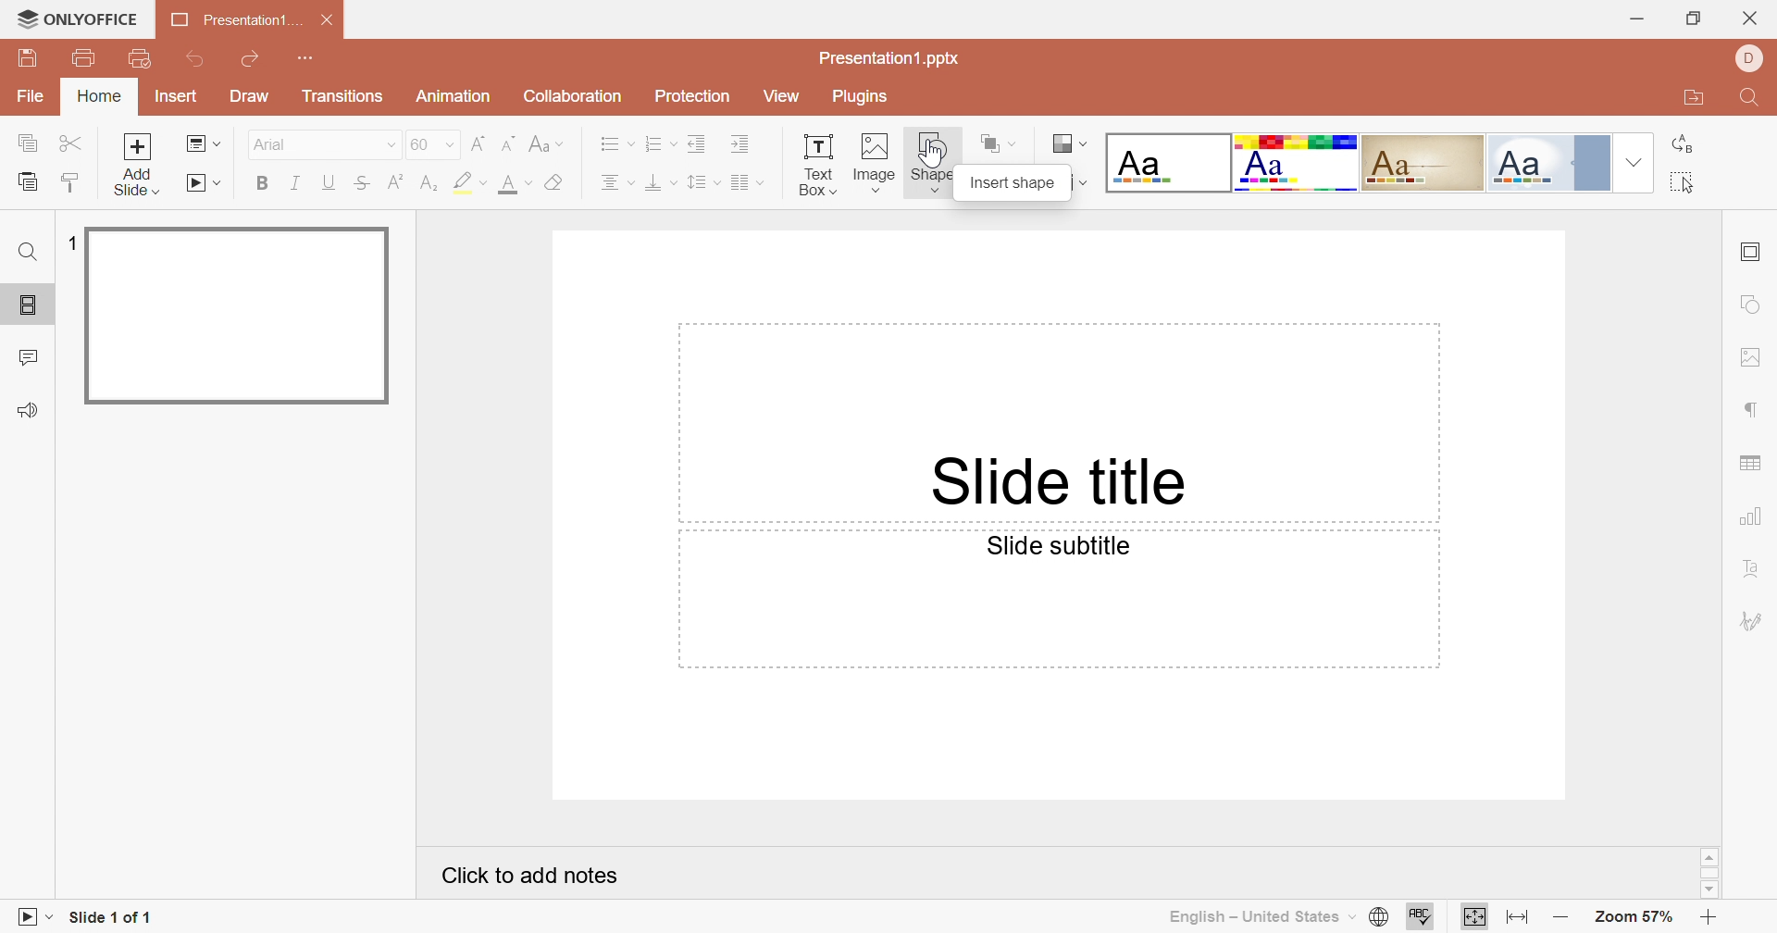  Describe the element at coordinates (1709, 857) in the screenshot. I see `Scroll up` at that location.